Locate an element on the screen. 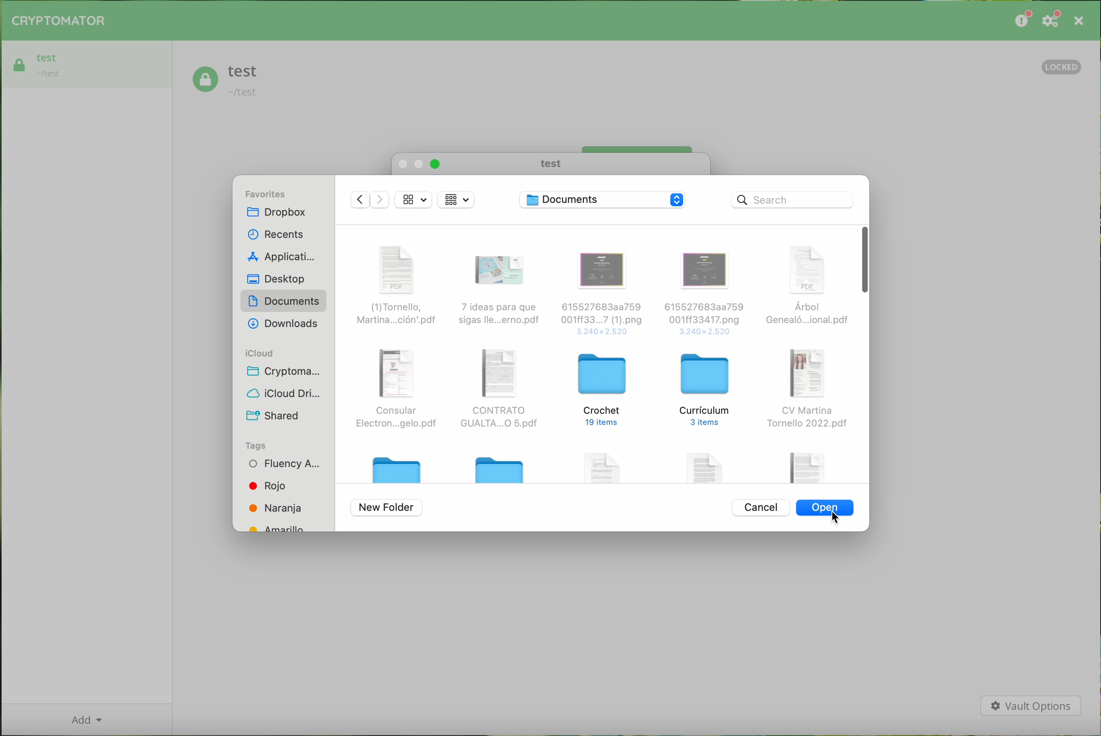 The image size is (1101, 736). downloads is located at coordinates (282, 324).